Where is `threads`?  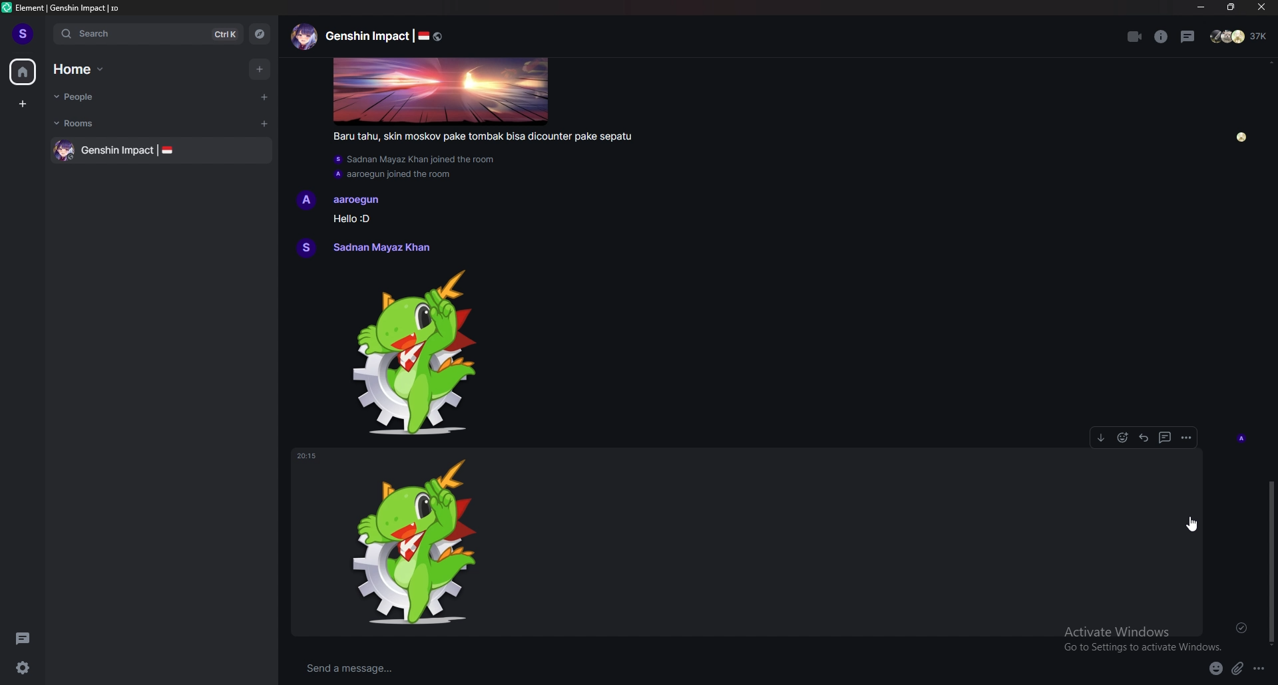
threads is located at coordinates (1188, 37).